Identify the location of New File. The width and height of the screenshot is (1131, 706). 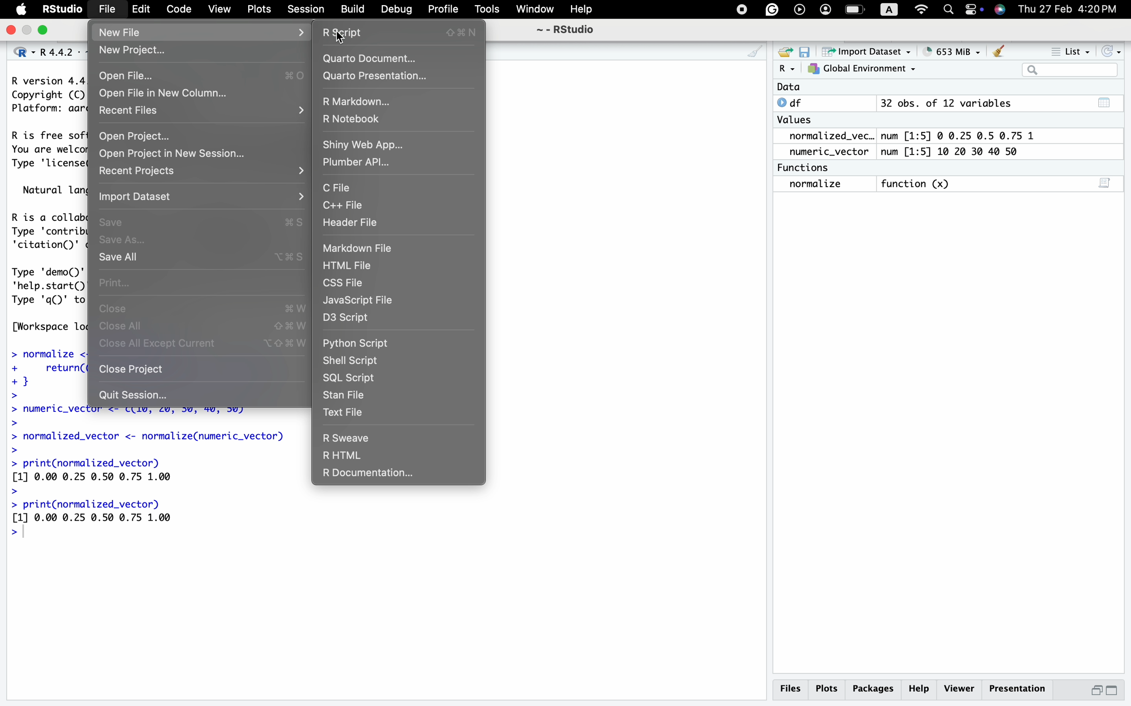
(145, 33).